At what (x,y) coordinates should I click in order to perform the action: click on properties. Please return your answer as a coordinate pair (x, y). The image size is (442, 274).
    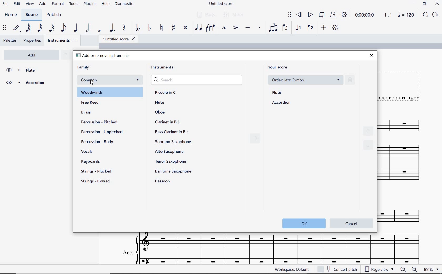
    Looking at the image, I should click on (33, 40).